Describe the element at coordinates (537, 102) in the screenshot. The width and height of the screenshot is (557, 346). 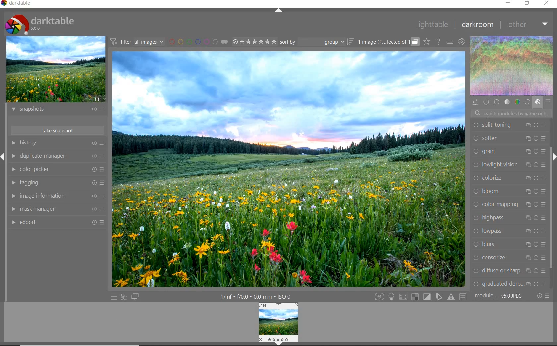
I see `effect` at that location.